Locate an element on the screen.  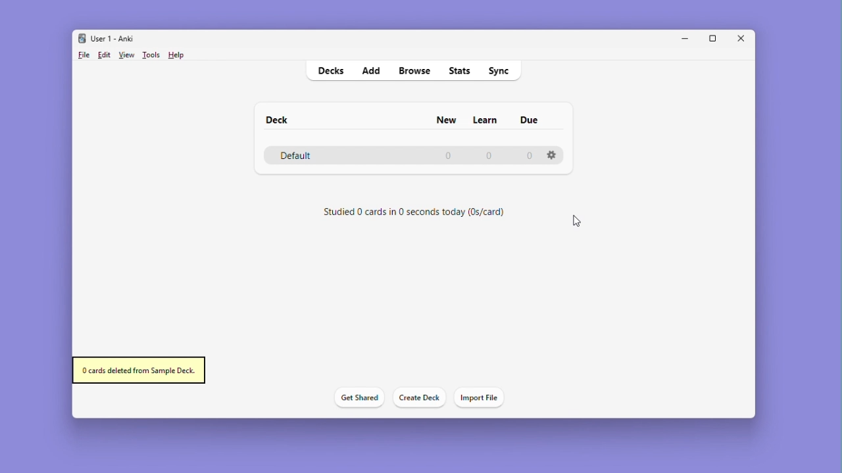
Minimise is located at coordinates (685, 38).